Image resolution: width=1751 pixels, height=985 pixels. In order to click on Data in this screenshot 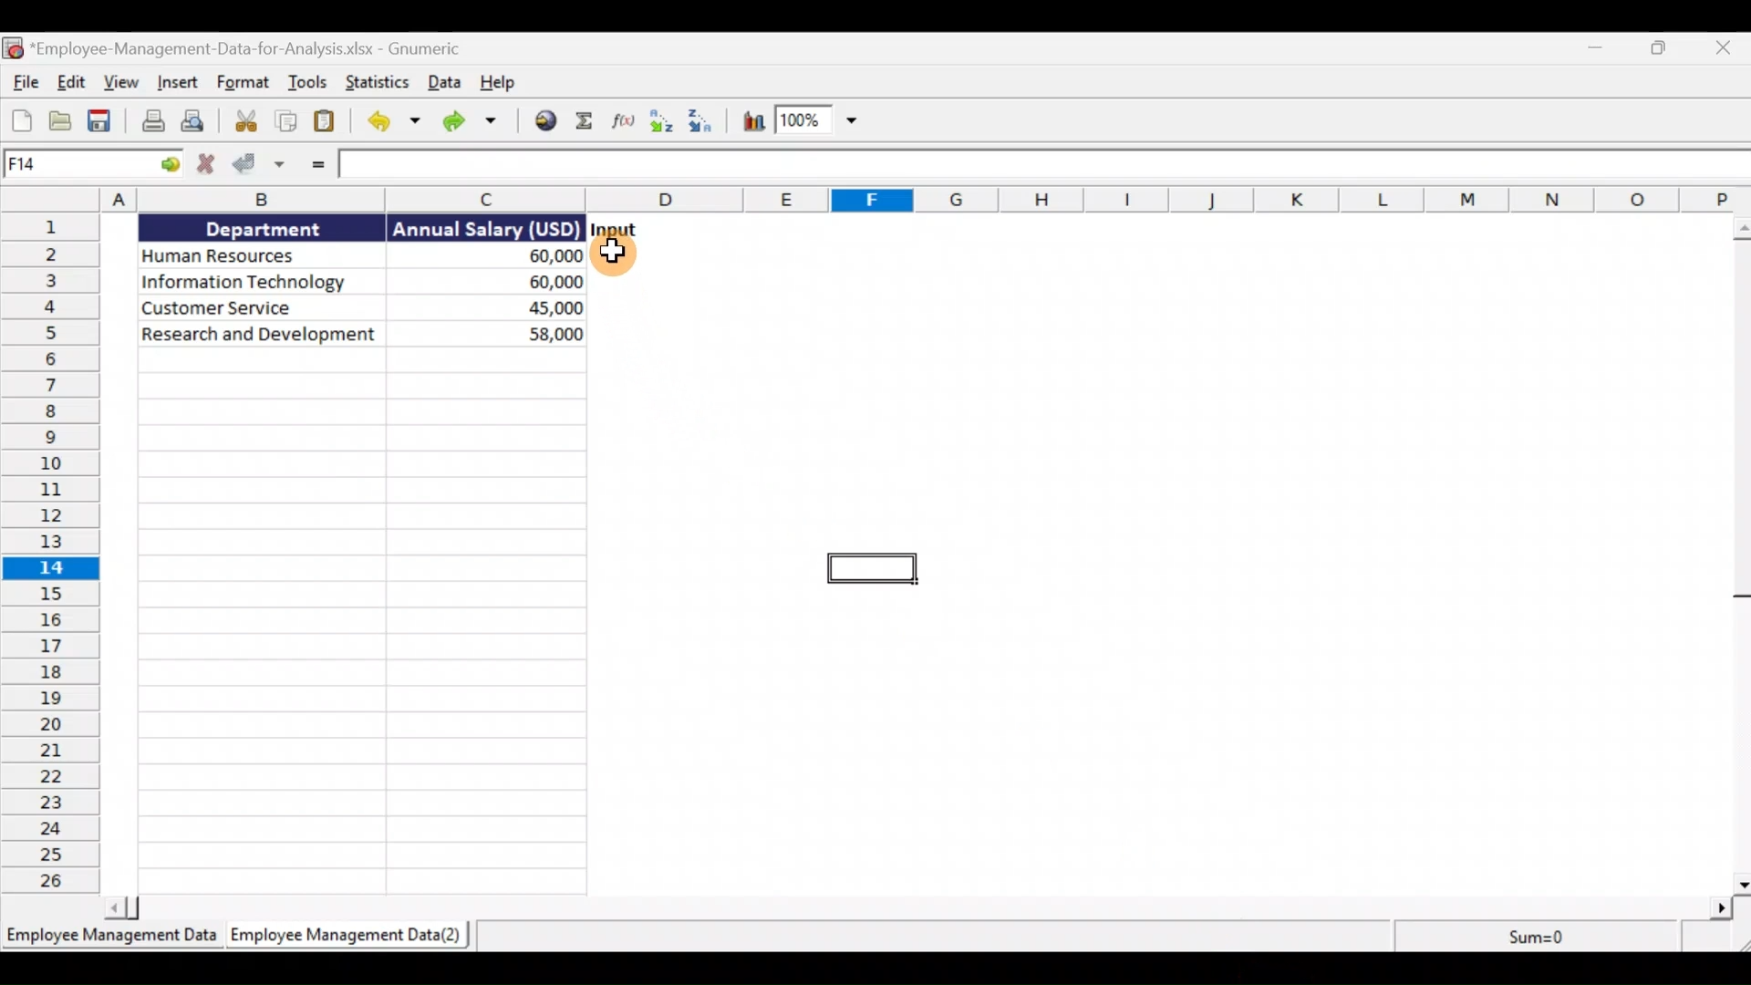, I will do `click(447, 83)`.